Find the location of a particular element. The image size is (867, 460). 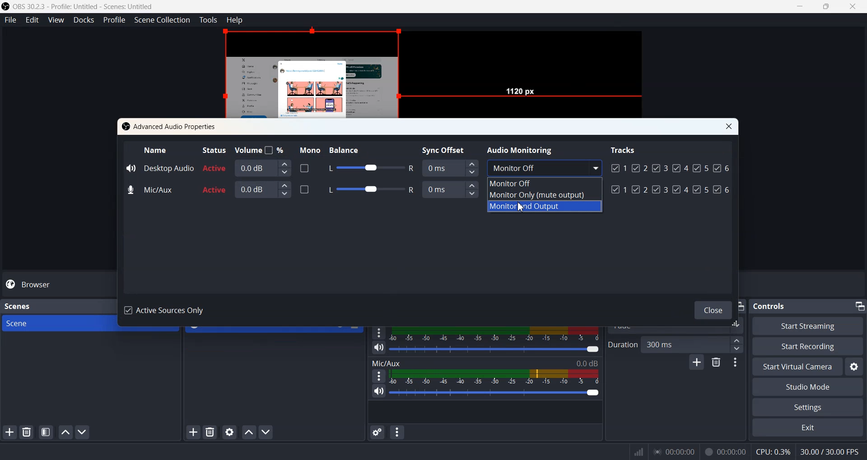

Profile is located at coordinates (115, 20).